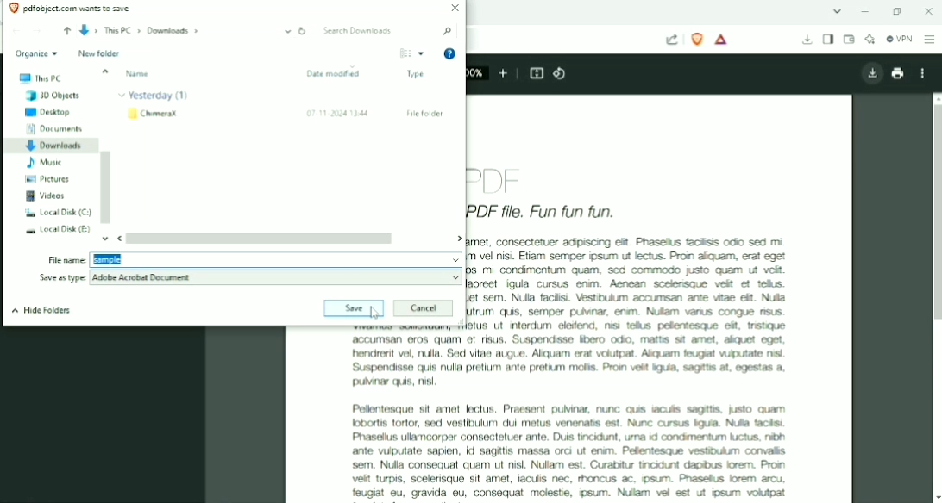 The width and height of the screenshot is (942, 503). Describe the element at coordinates (37, 30) in the screenshot. I see `Forward` at that location.